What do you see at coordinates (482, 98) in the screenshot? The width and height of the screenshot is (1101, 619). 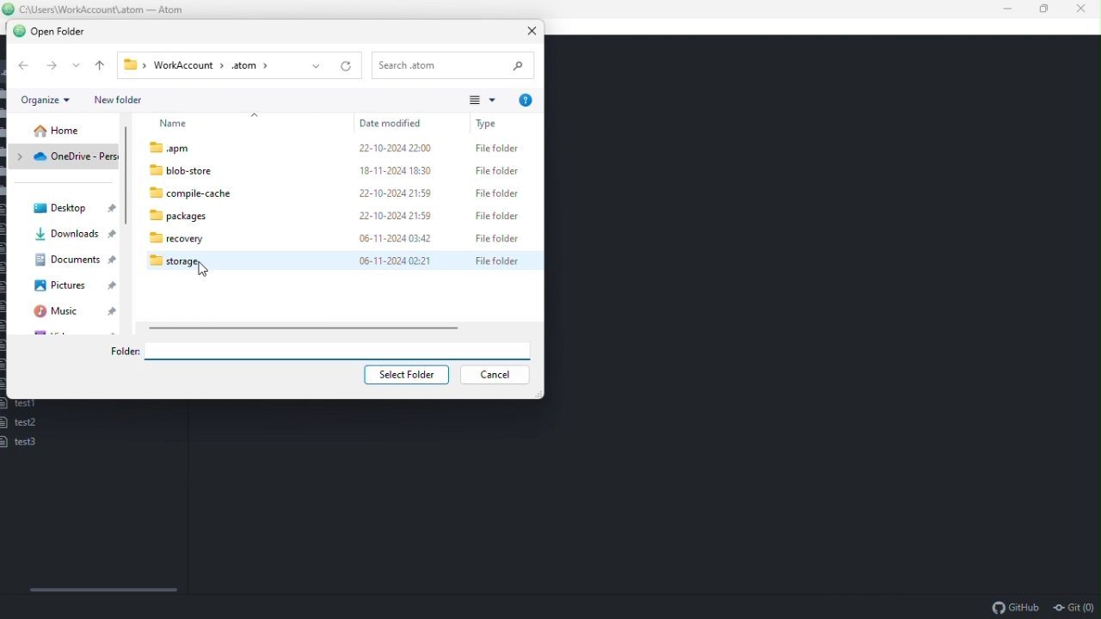 I see `View` at bounding box center [482, 98].